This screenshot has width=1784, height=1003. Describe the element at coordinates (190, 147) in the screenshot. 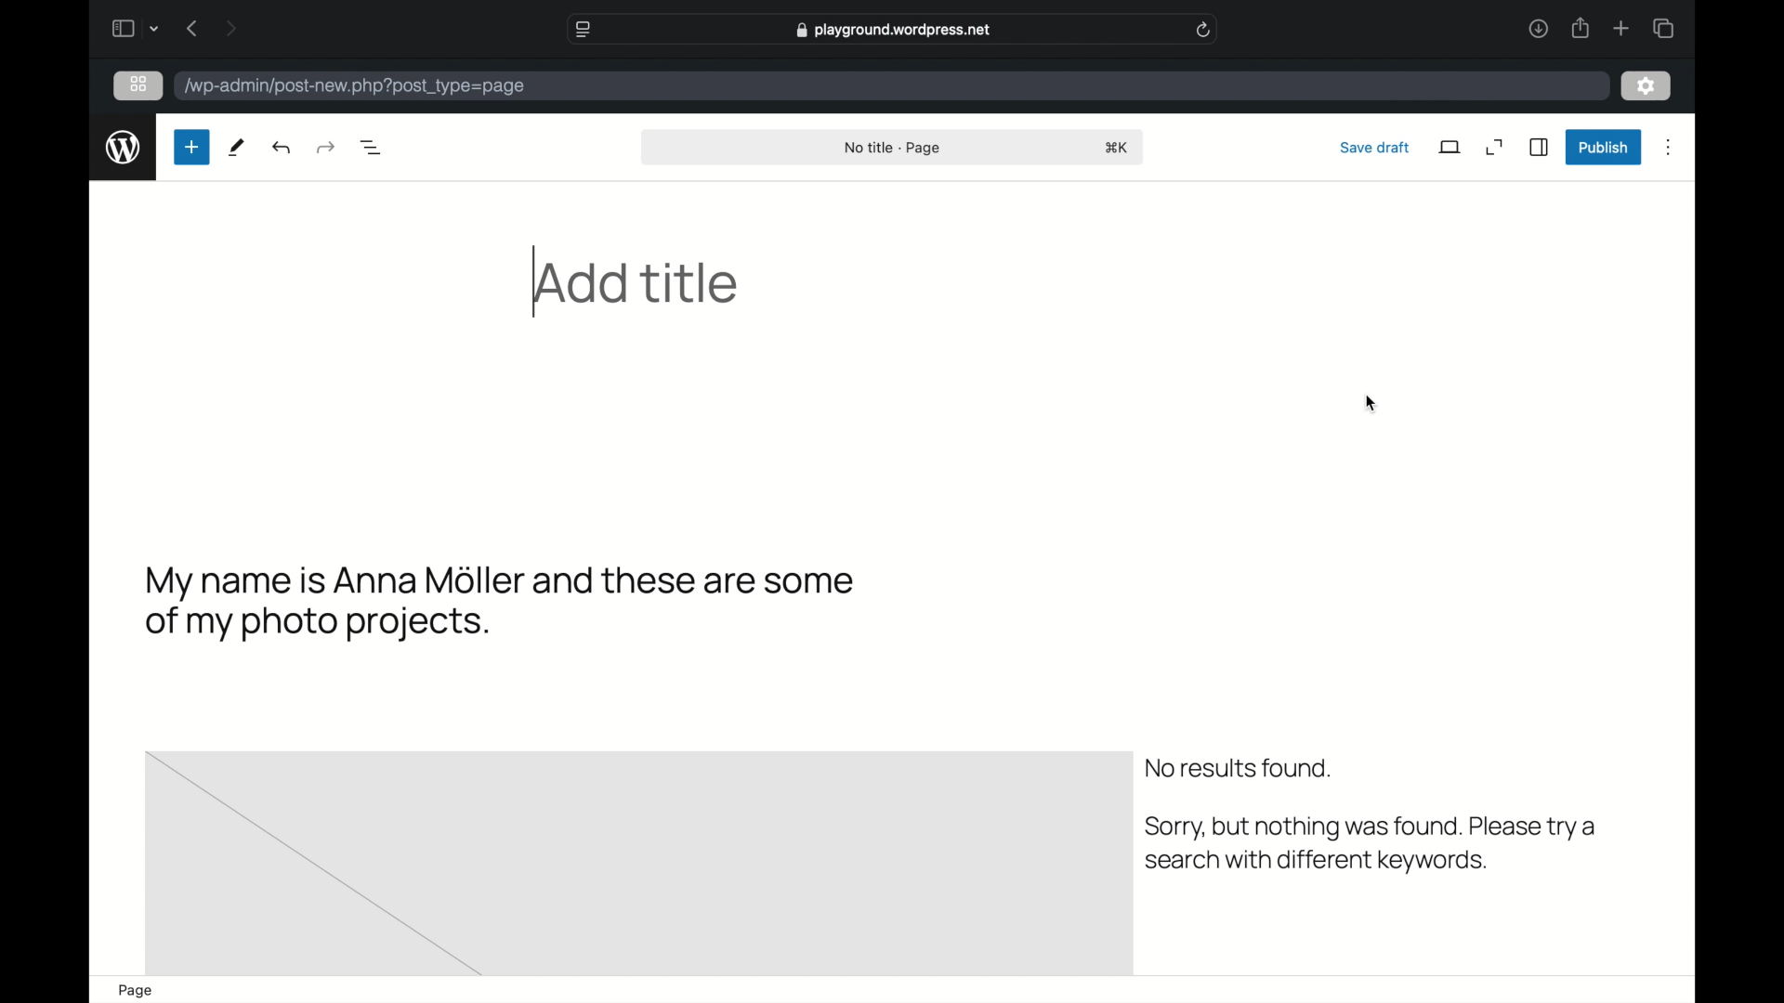

I see `new` at that location.